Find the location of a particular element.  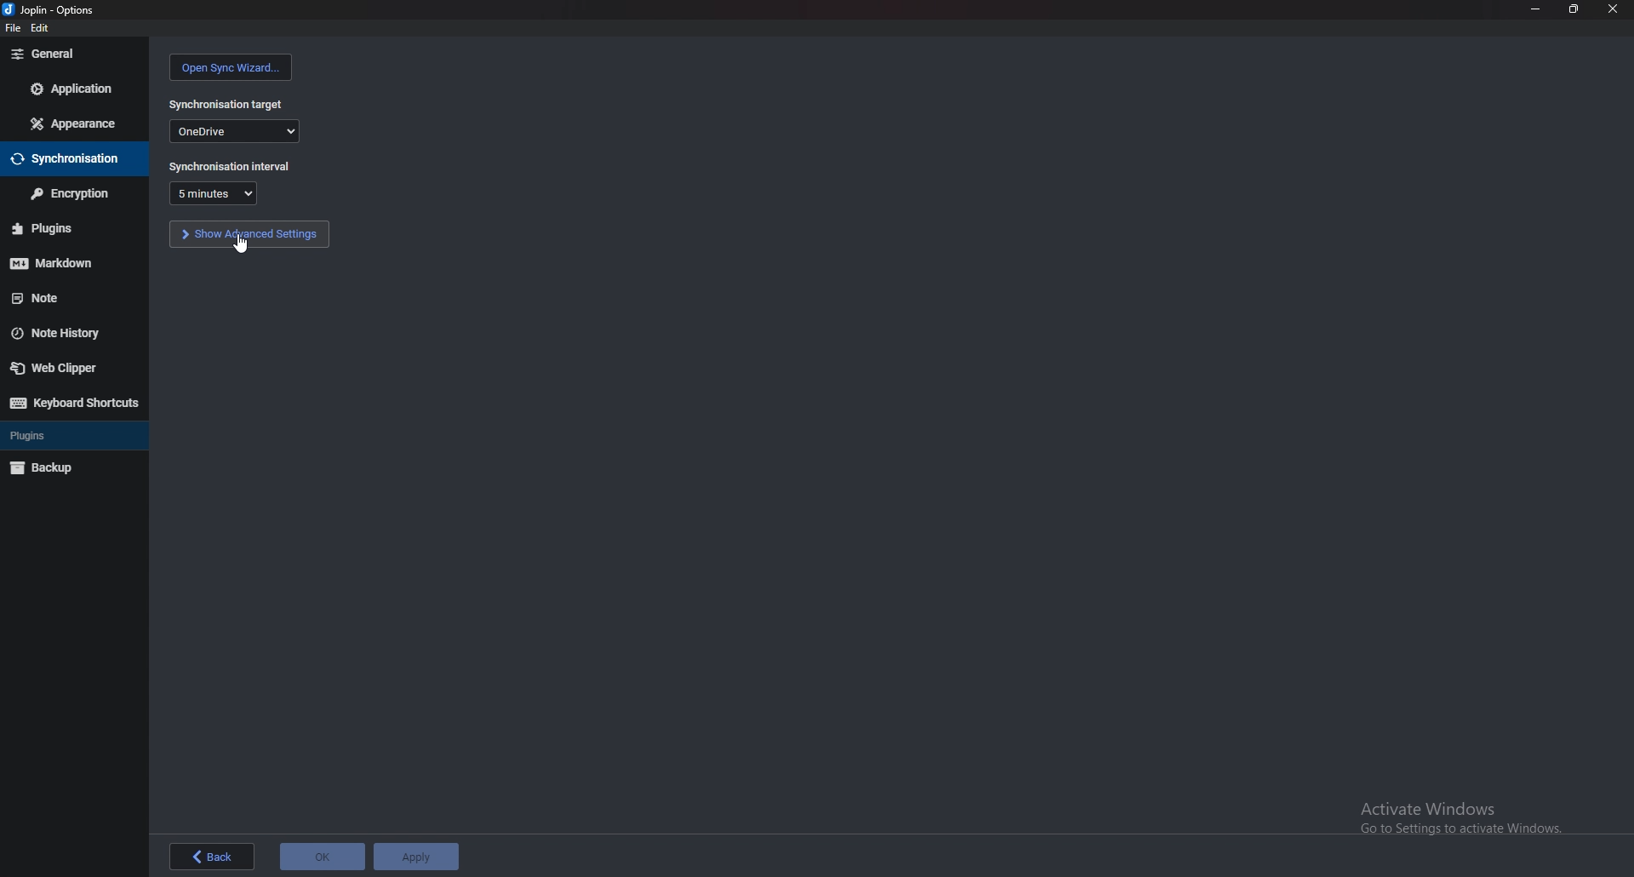

file is located at coordinates (11, 29).